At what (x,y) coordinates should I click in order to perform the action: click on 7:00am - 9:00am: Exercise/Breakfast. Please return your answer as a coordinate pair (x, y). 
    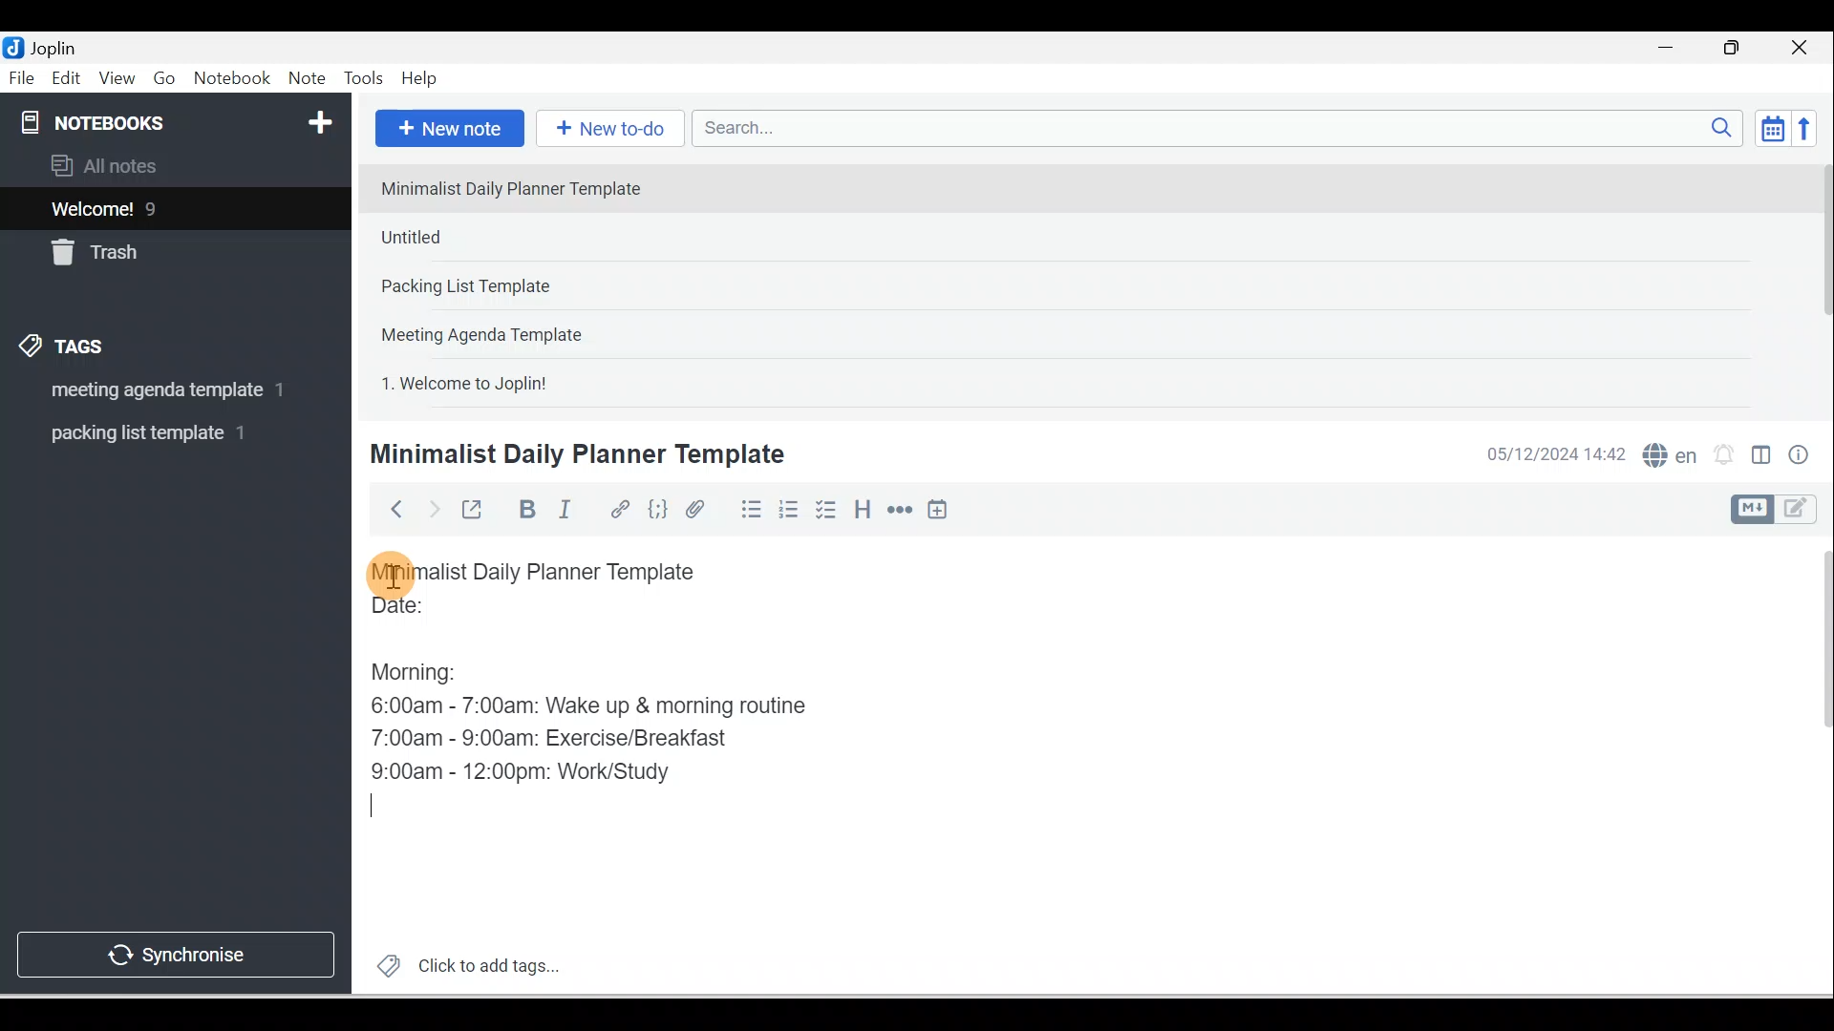
    Looking at the image, I should click on (553, 736).